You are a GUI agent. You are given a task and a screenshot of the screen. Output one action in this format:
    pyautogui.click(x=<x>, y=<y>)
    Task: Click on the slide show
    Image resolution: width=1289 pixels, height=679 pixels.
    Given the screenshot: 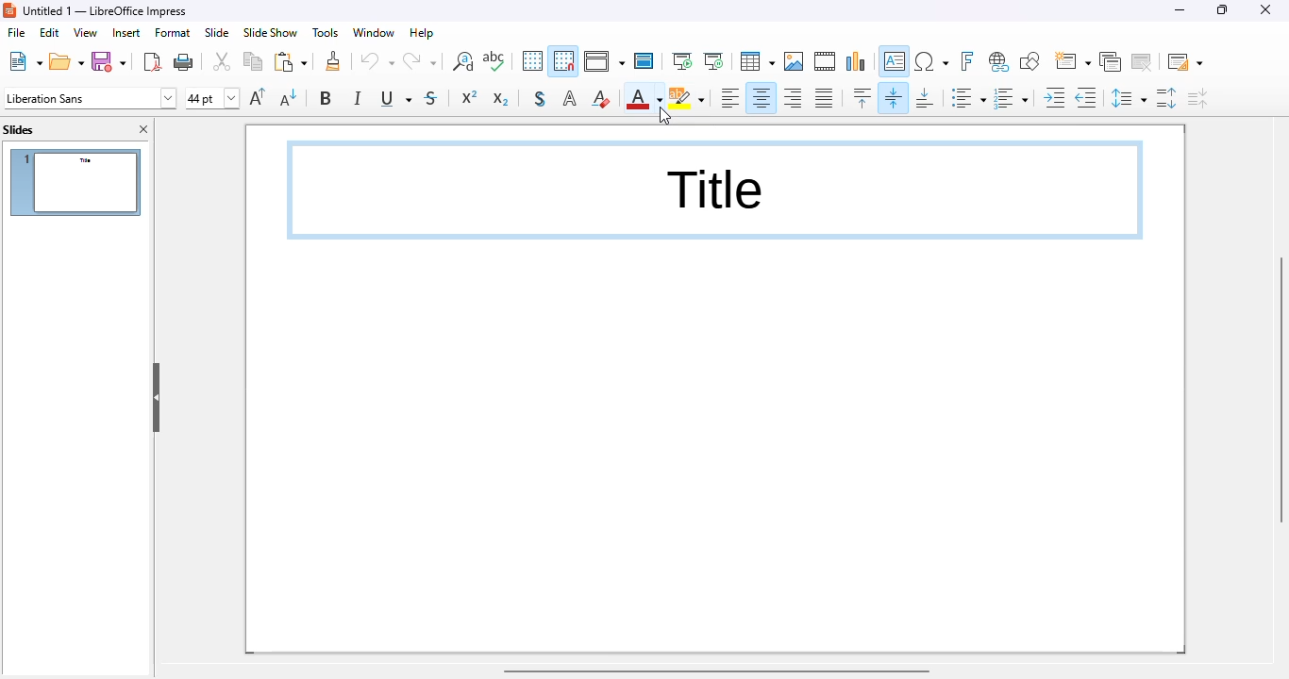 What is the action you would take?
    pyautogui.click(x=272, y=32)
    